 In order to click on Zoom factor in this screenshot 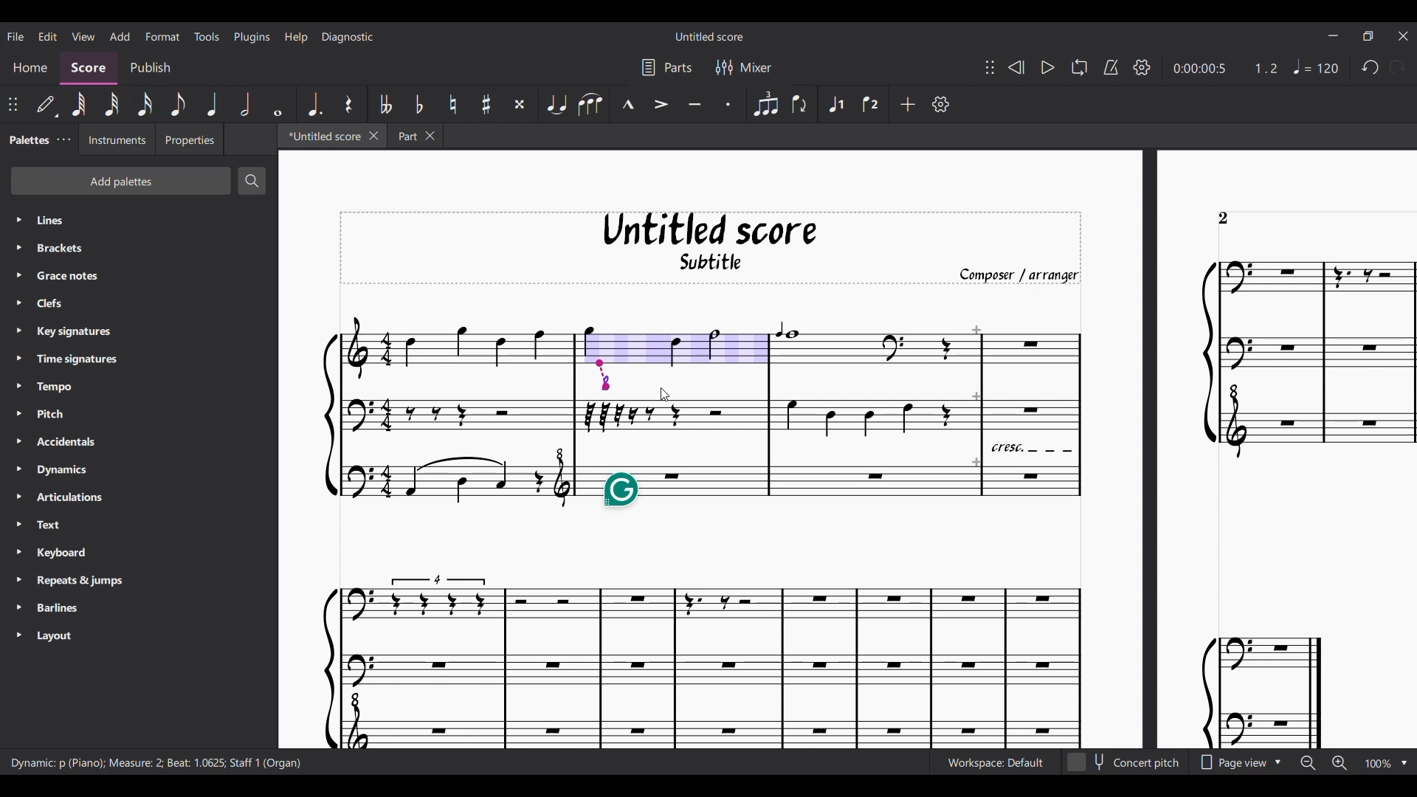, I will do `click(1379, 763)`.